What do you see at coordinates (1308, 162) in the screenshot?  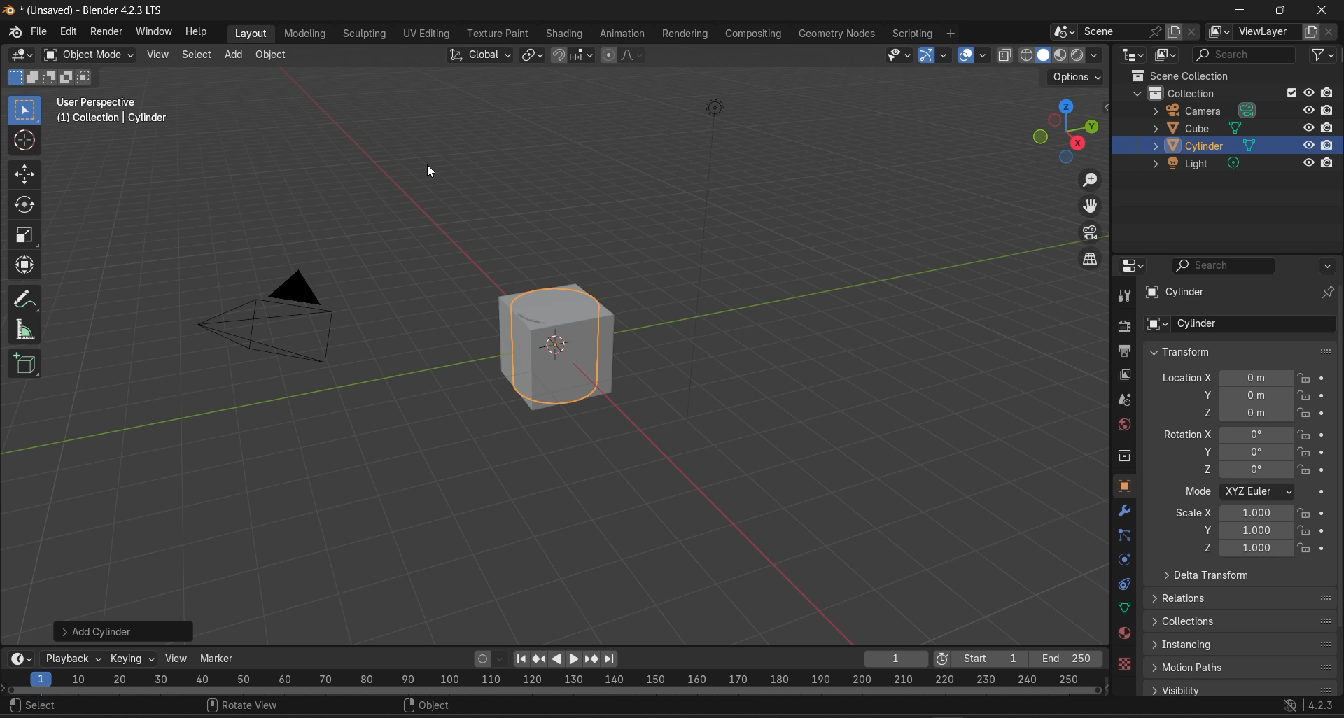 I see `hide in view port` at bounding box center [1308, 162].